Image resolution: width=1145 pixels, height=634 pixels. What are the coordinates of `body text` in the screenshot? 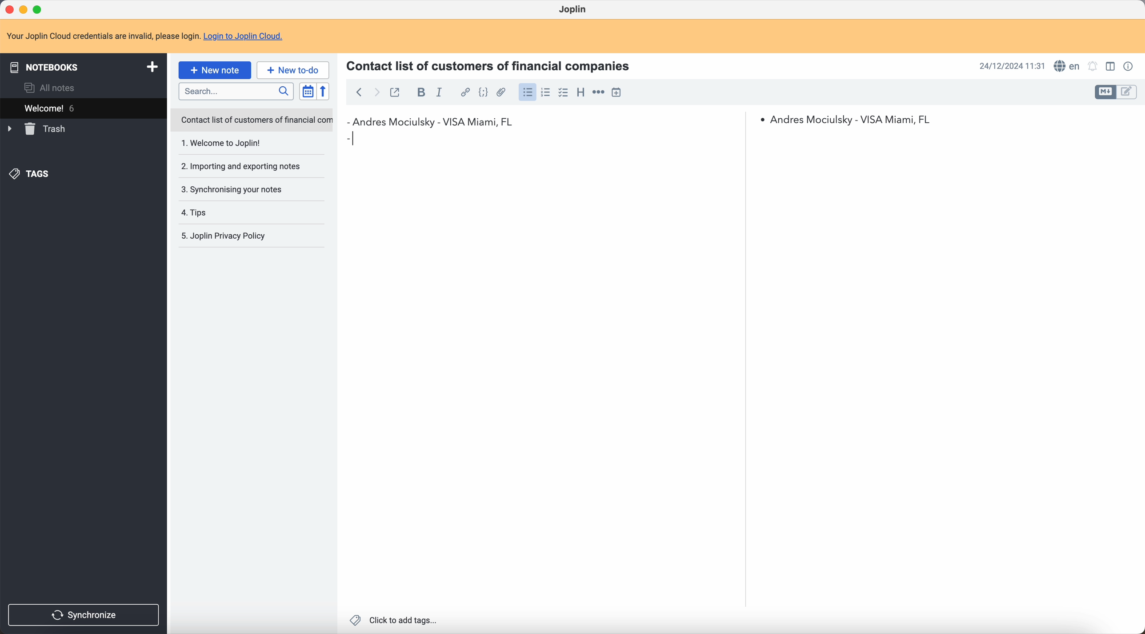 It's located at (941, 371).